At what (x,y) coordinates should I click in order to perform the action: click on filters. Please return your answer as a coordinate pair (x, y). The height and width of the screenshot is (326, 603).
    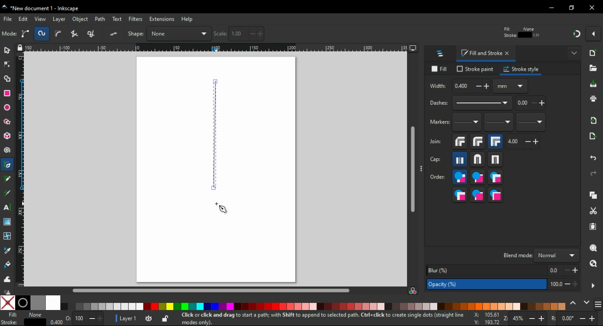
    Looking at the image, I should click on (136, 20).